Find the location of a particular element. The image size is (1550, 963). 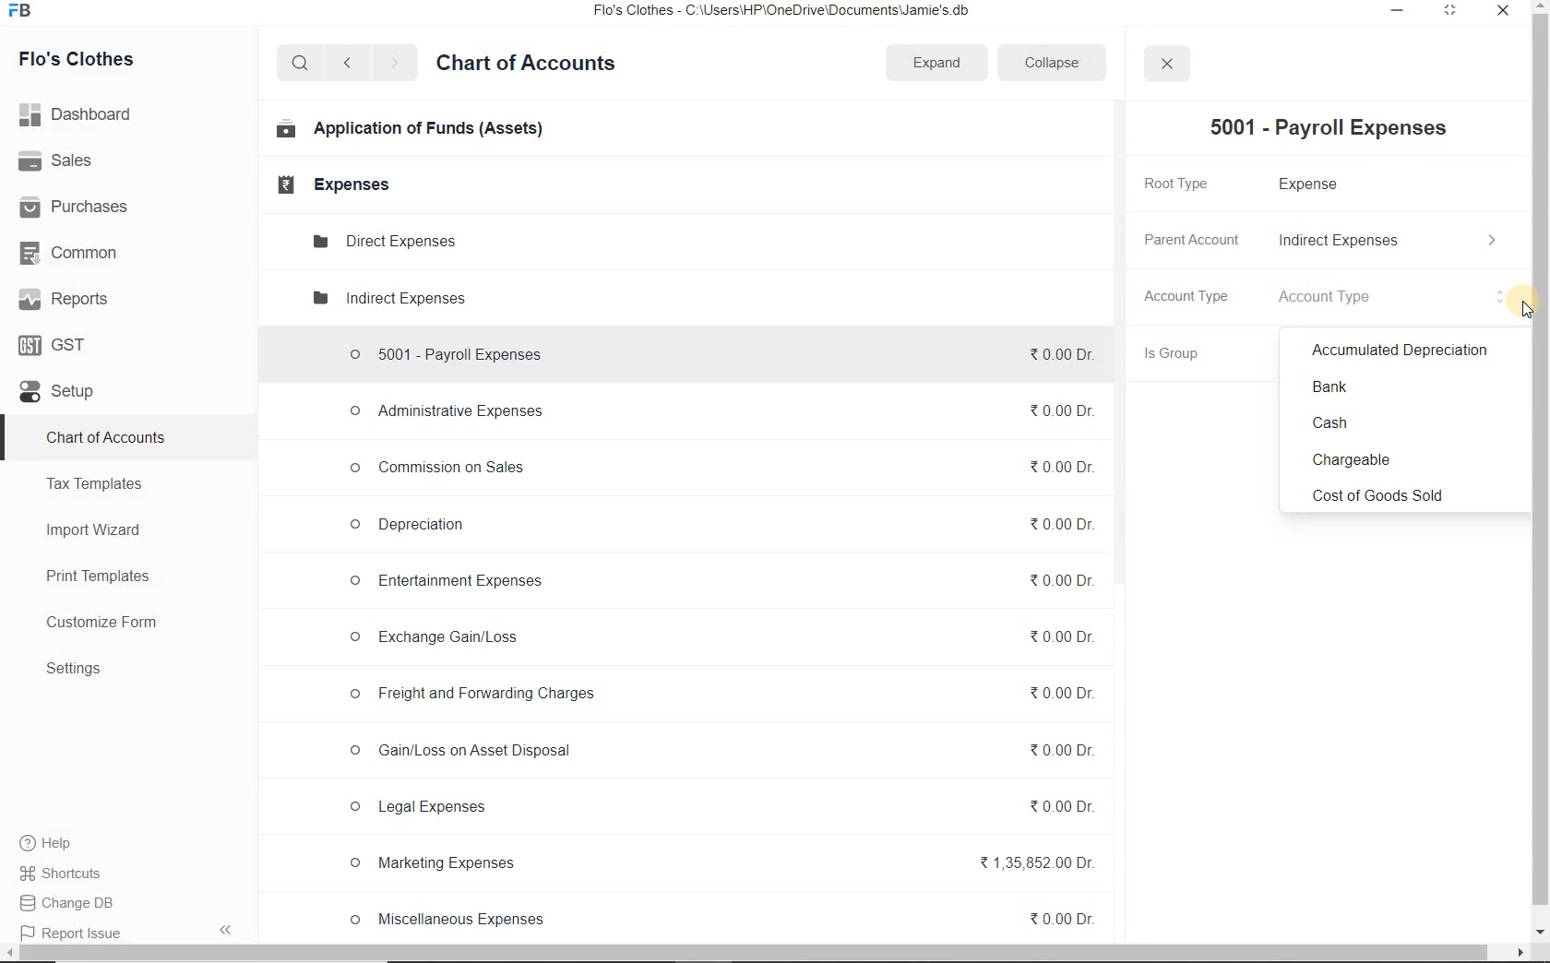

Common is located at coordinates (75, 252).